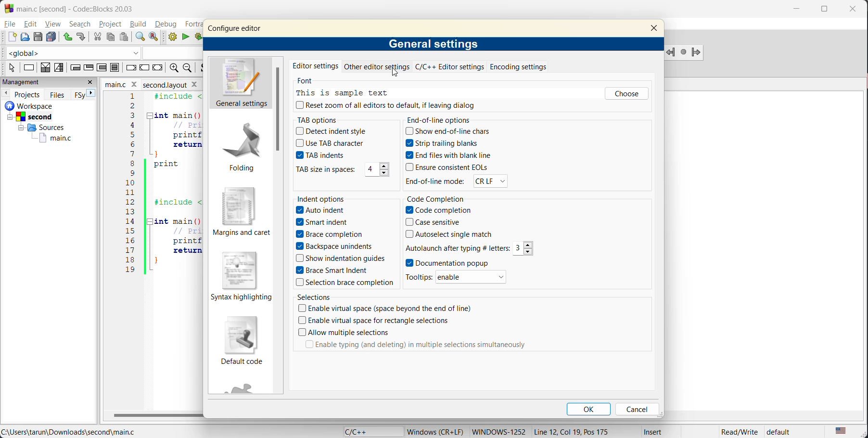 This screenshot has height=438, width=868. What do you see at coordinates (150, 190) in the screenshot?
I see `code editor` at bounding box center [150, 190].